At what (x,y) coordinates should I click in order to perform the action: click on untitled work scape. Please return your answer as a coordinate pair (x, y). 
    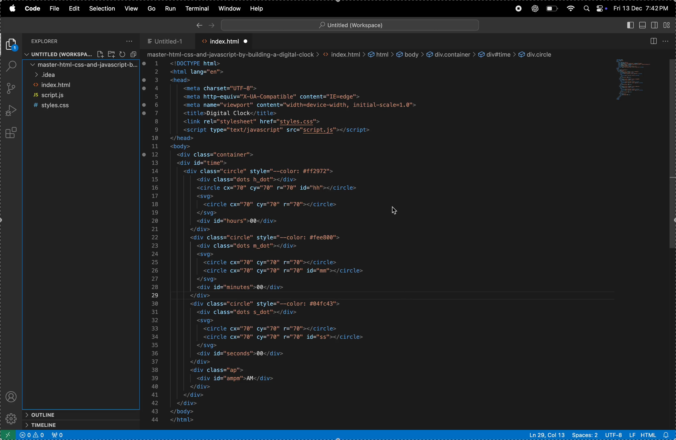
    Looking at the image, I should click on (348, 24).